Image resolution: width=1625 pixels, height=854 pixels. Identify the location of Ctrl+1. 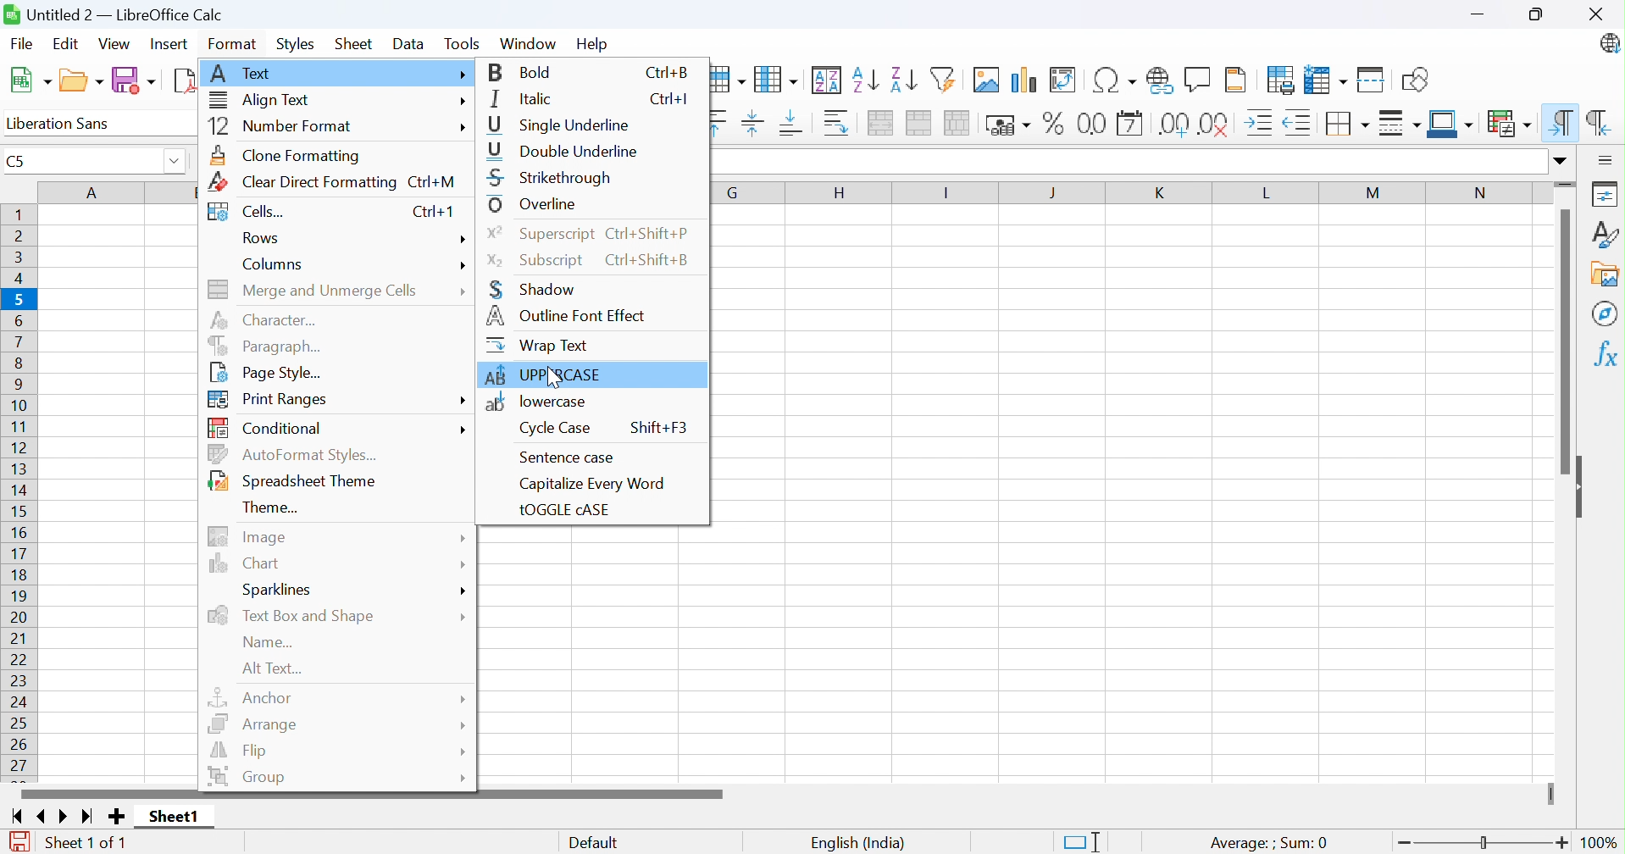
(435, 213).